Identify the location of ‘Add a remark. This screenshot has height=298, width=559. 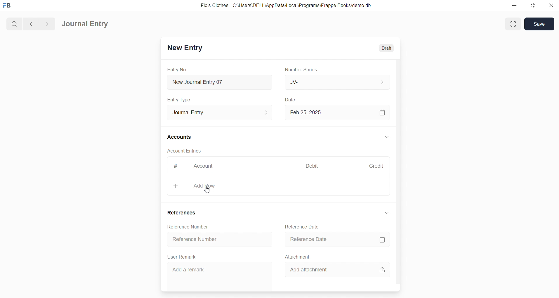
(219, 277).